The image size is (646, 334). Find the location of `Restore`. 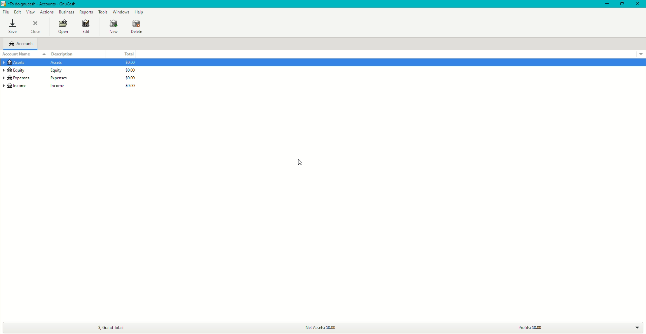

Restore is located at coordinates (621, 4).